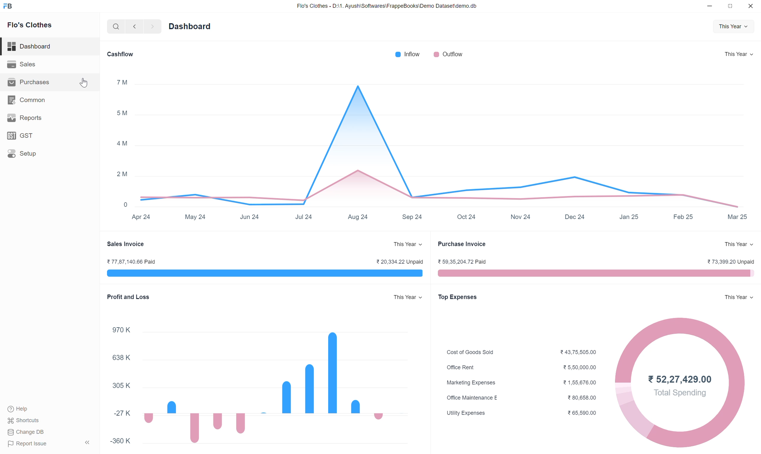 The width and height of the screenshot is (761, 454). I want to click on close, so click(751, 7).